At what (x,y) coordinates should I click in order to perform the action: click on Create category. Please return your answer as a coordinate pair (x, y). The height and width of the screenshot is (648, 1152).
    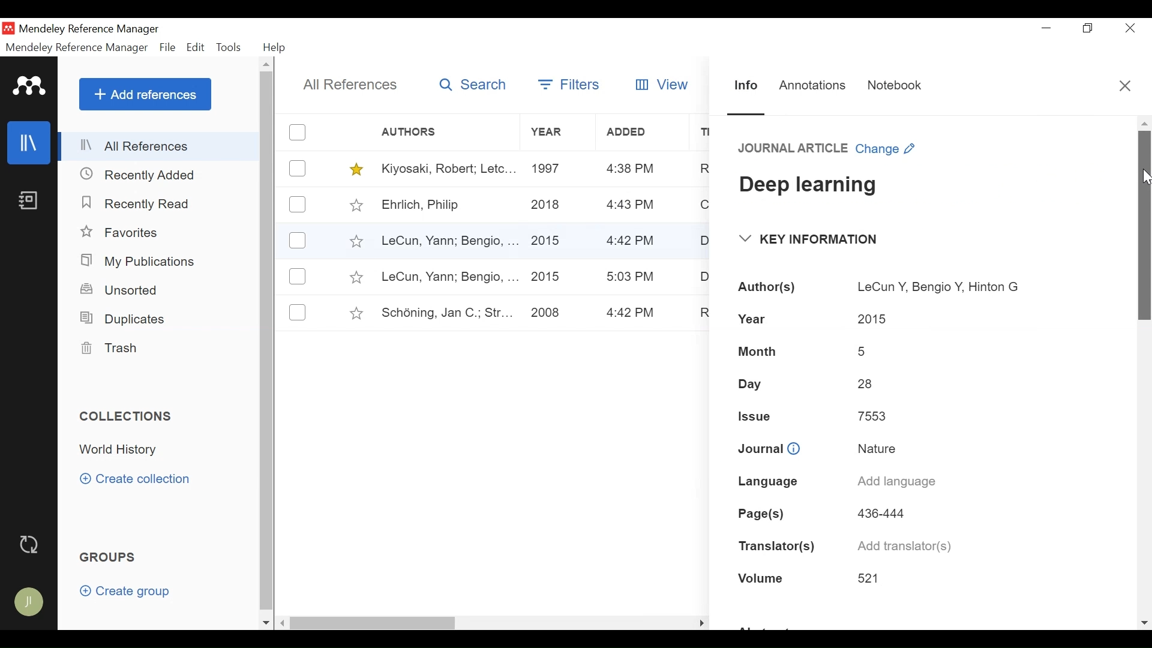
    Looking at the image, I should click on (136, 478).